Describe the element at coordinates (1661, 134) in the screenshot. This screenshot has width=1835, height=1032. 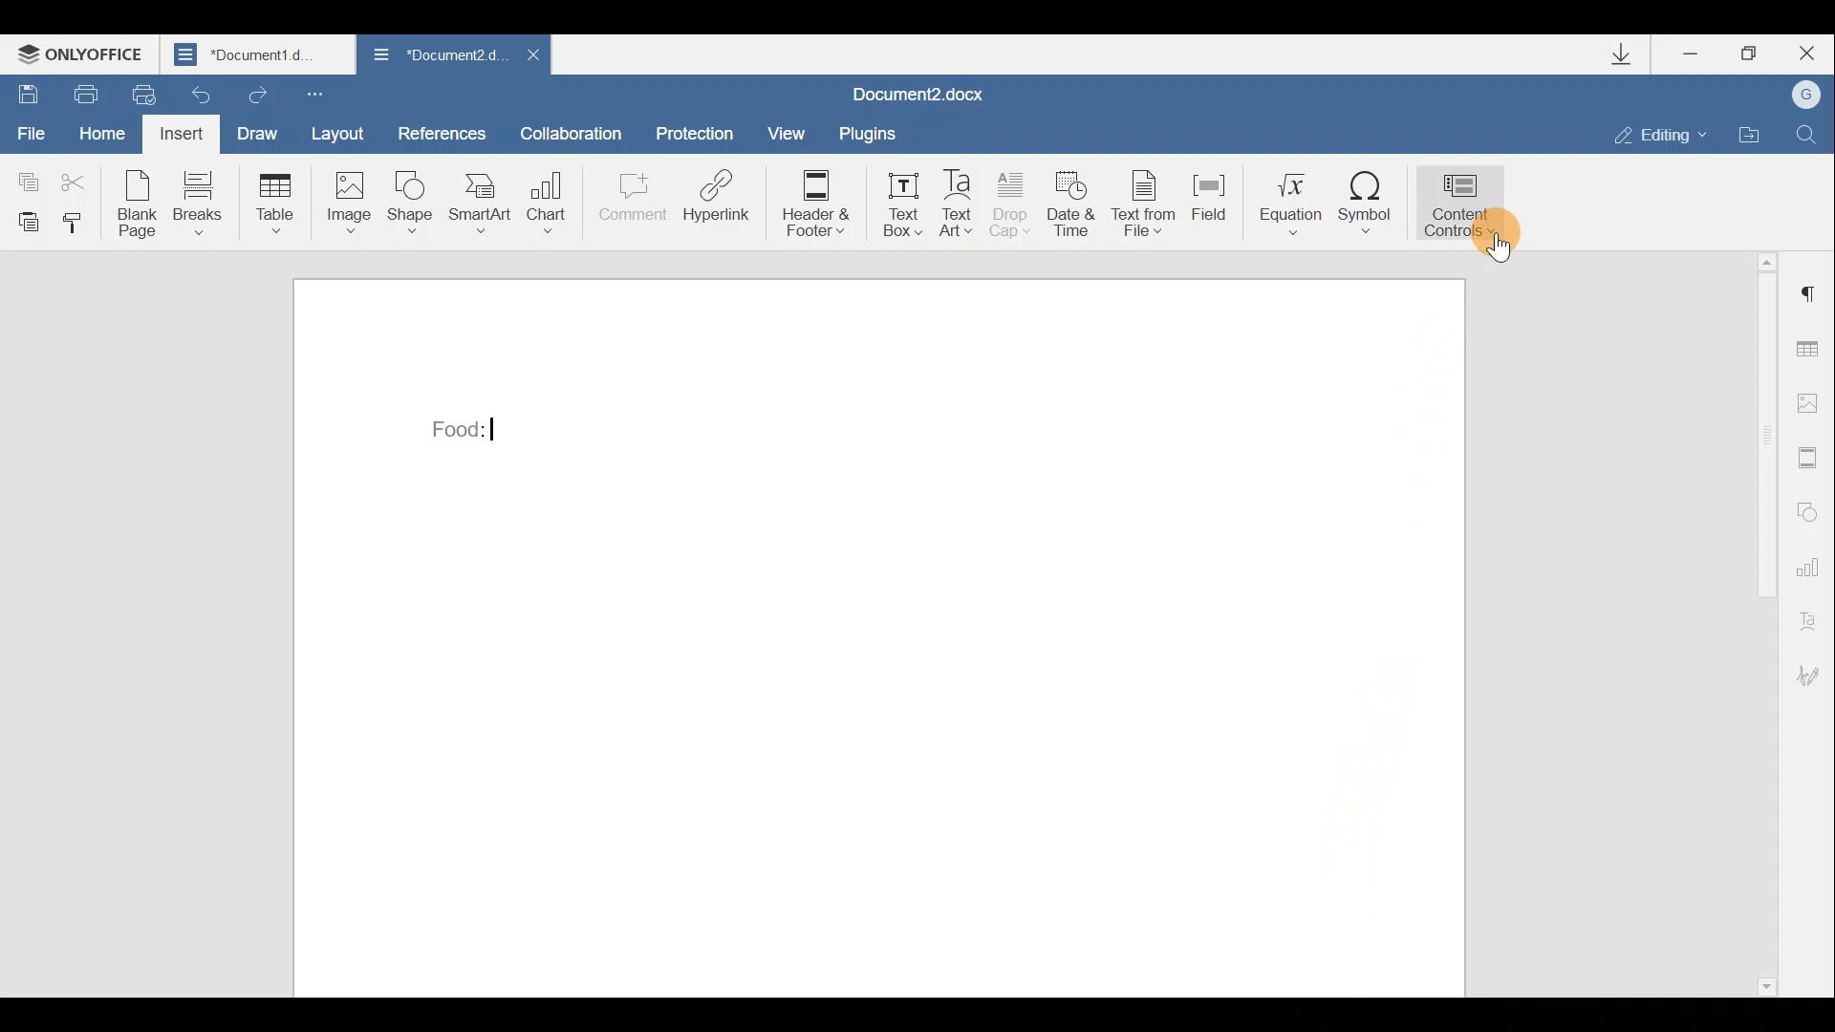
I see `Editing mode` at that location.